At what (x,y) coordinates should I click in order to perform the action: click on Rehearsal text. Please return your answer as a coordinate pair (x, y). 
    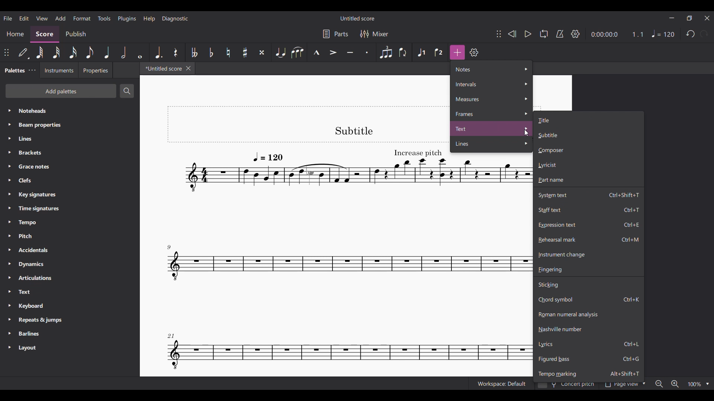
    Looking at the image, I should click on (589, 239).